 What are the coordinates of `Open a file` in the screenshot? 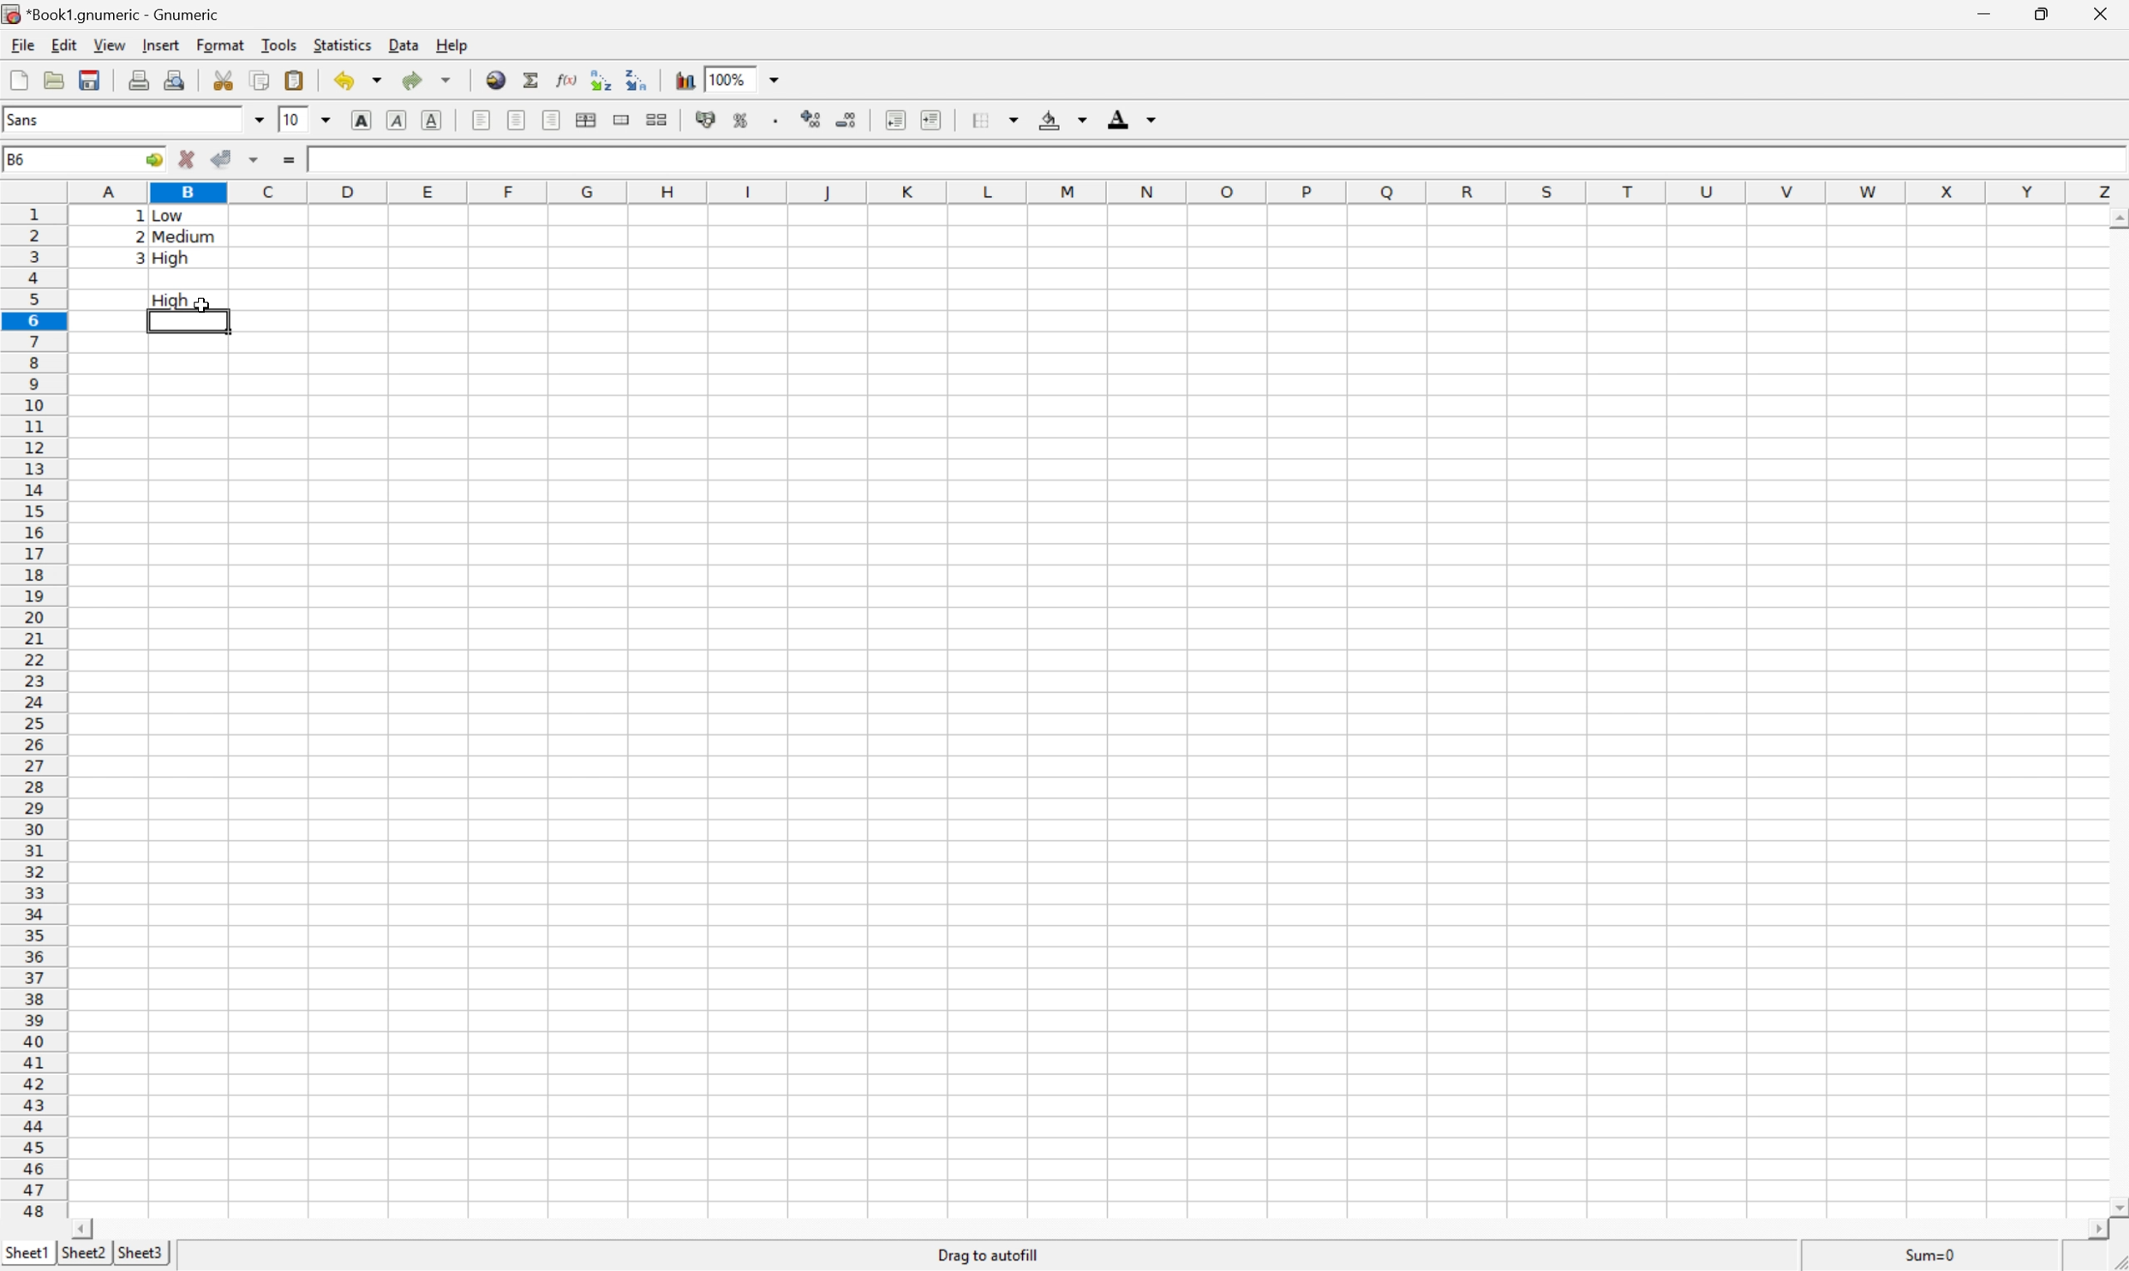 It's located at (52, 81).